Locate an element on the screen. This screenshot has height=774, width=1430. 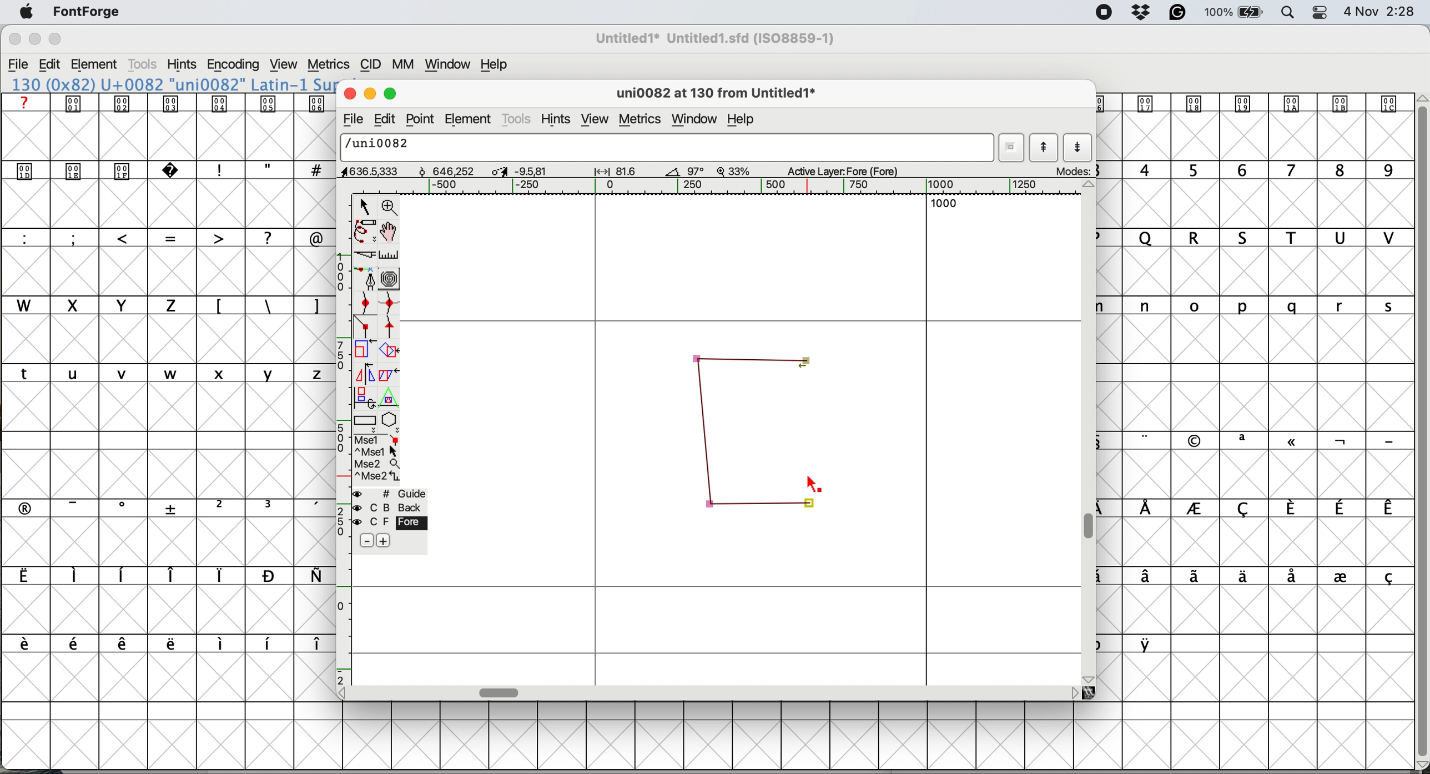
rotate the selection is located at coordinates (390, 352).